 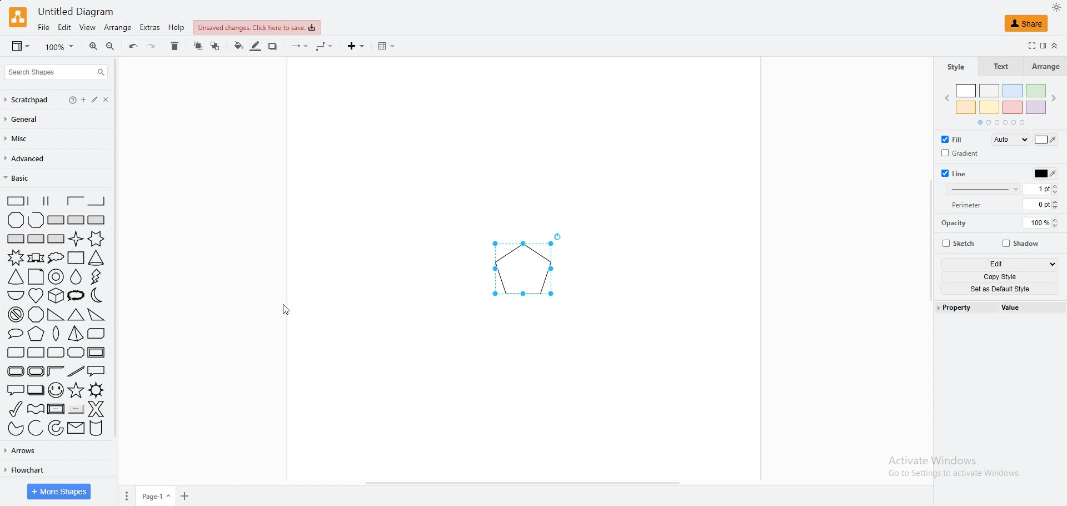 What do you see at coordinates (57, 296) in the screenshot?
I see `isometric cube` at bounding box center [57, 296].